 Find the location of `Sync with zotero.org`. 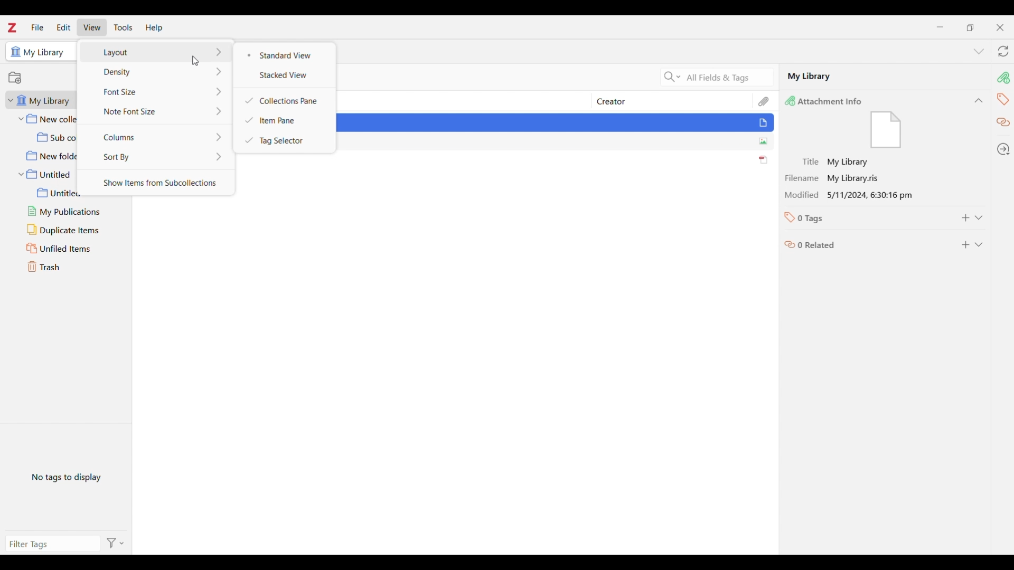

Sync with zotero.org is located at coordinates (1003, 51).